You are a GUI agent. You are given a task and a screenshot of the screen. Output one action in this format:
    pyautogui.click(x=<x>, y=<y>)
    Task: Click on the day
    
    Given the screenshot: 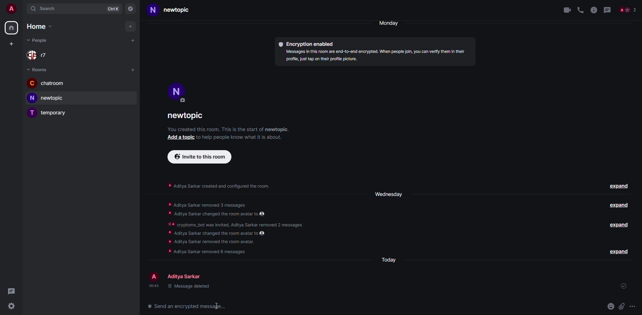 What is the action you would take?
    pyautogui.click(x=392, y=23)
    